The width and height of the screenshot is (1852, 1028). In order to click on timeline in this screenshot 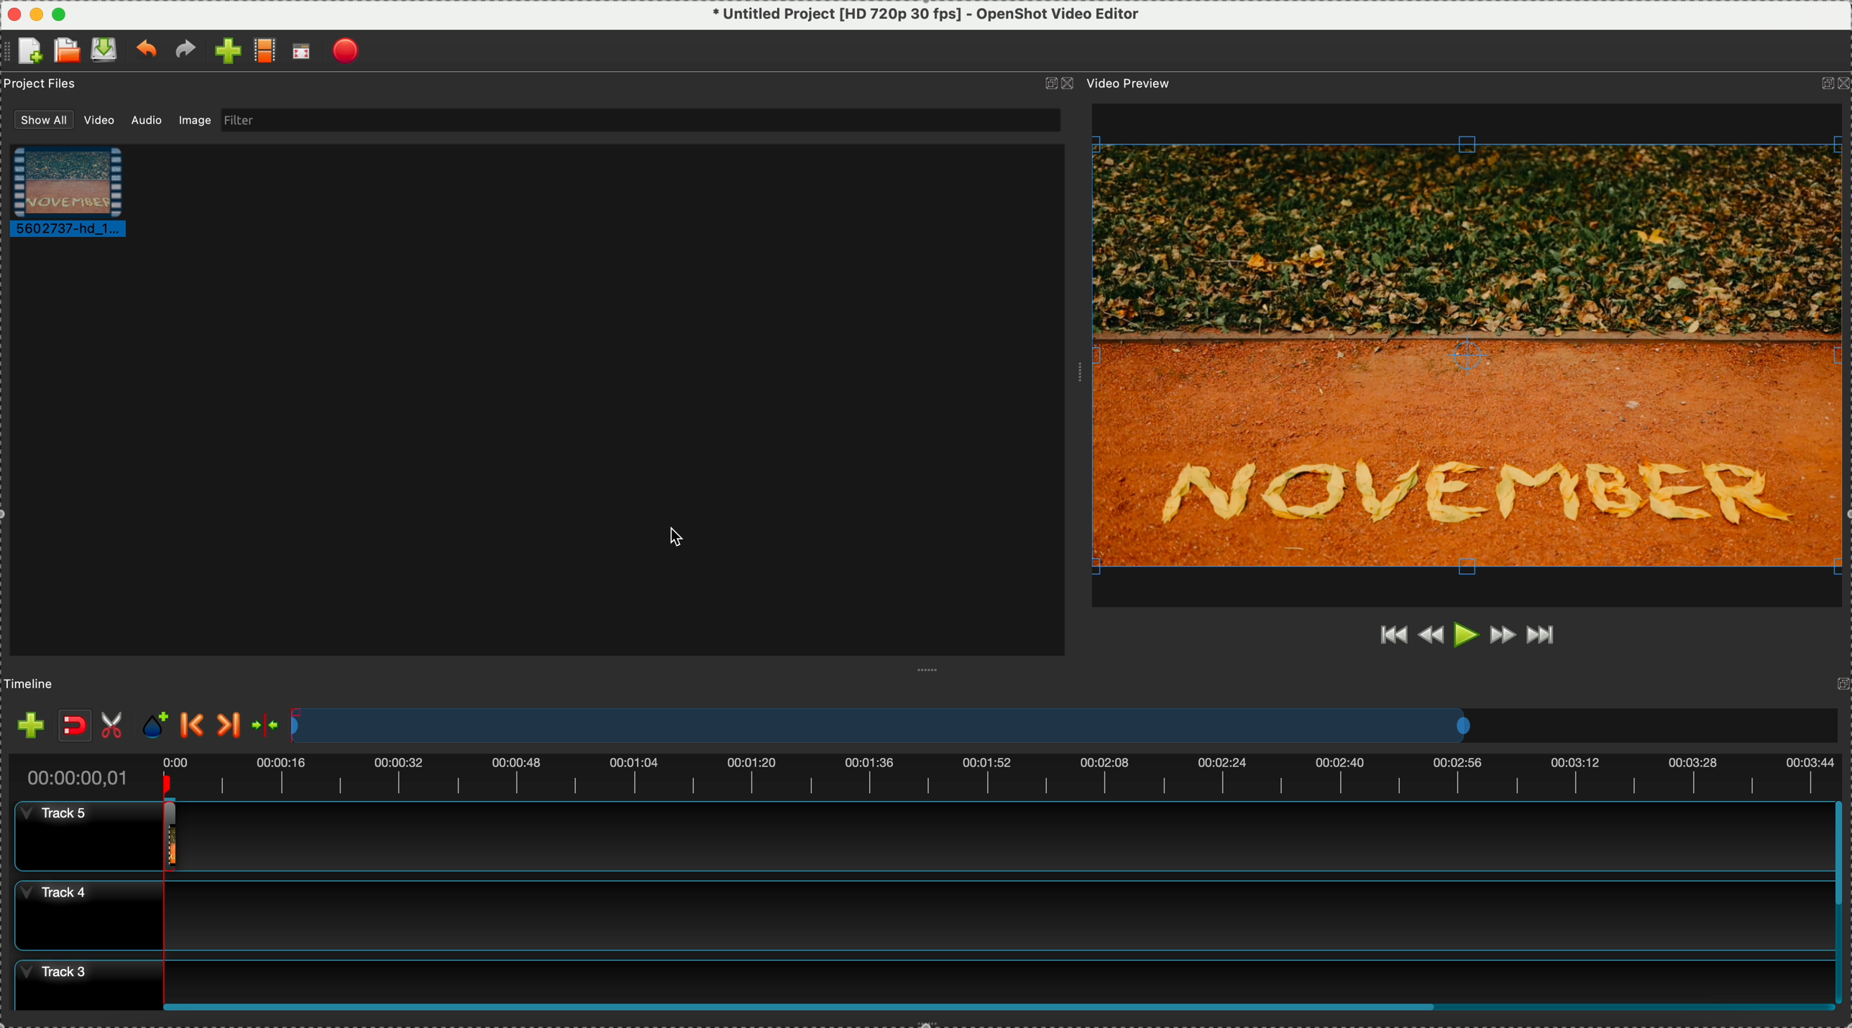, I will do `click(1063, 726)`.